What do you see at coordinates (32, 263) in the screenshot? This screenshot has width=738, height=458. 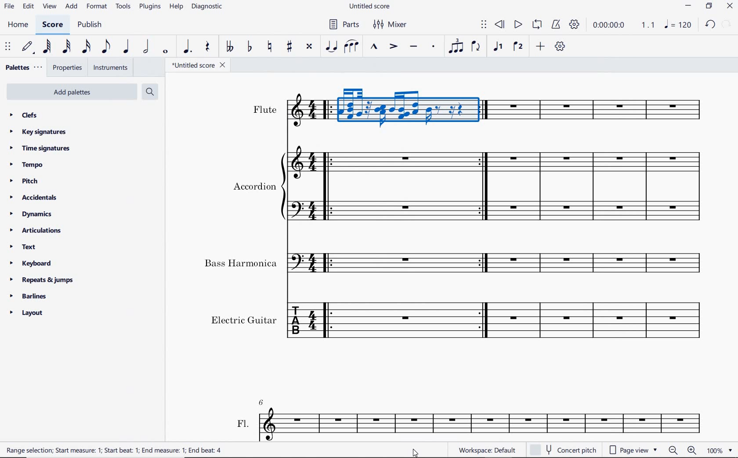 I see `keyboard` at bounding box center [32, 263].